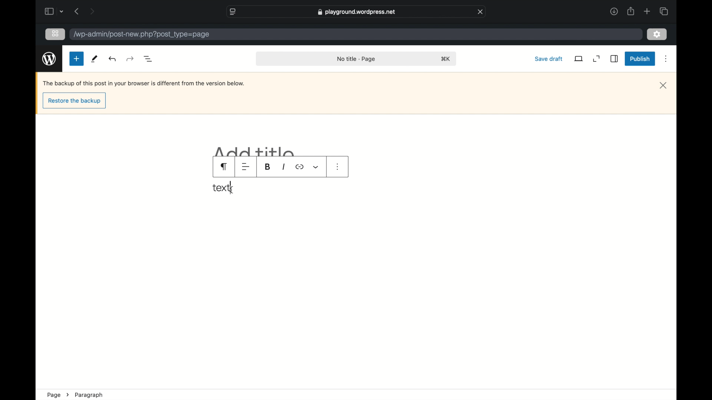 The image size is (712, 400). I want to click on paragraph, so click(225, 167).